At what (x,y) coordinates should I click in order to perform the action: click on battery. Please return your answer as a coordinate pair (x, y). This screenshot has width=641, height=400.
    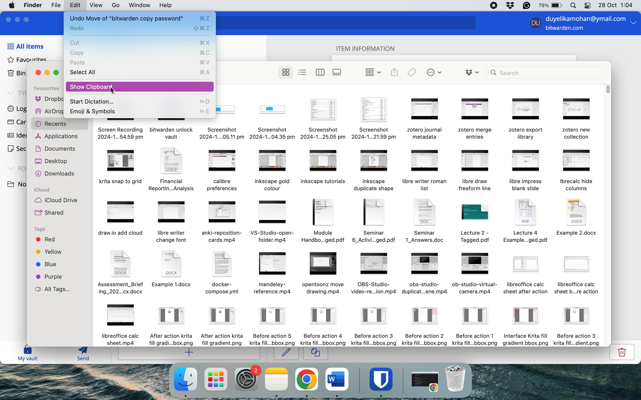
    Looking at the image, I should click on (549, 6).